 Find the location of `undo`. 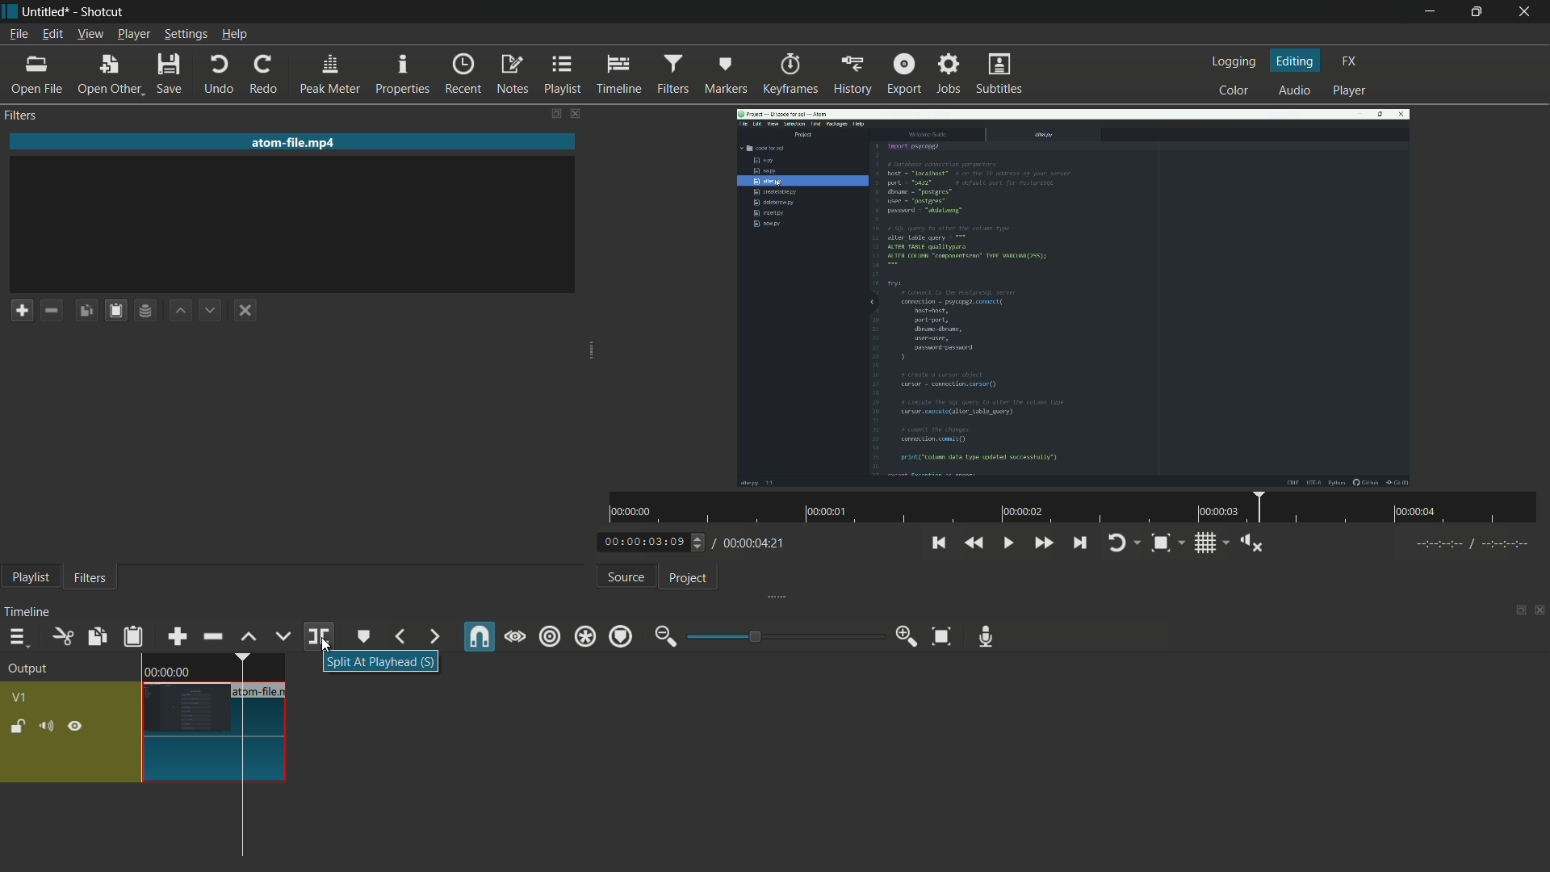

undo is located at coordinates (220, 73).